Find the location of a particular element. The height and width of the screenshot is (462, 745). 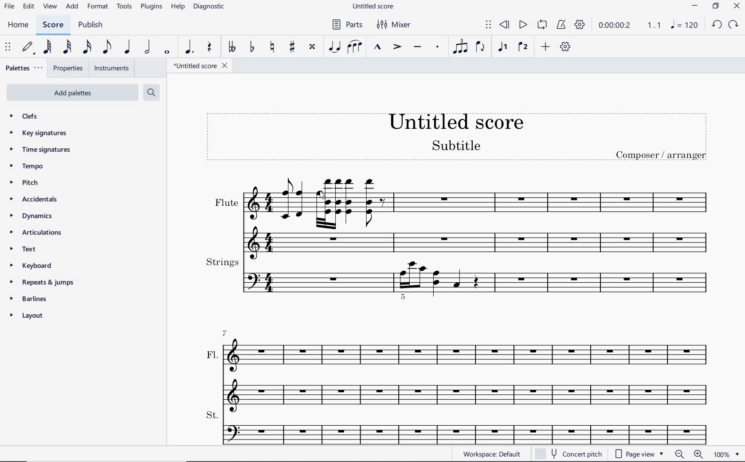

SLUR is located at coordinates (354, 47).